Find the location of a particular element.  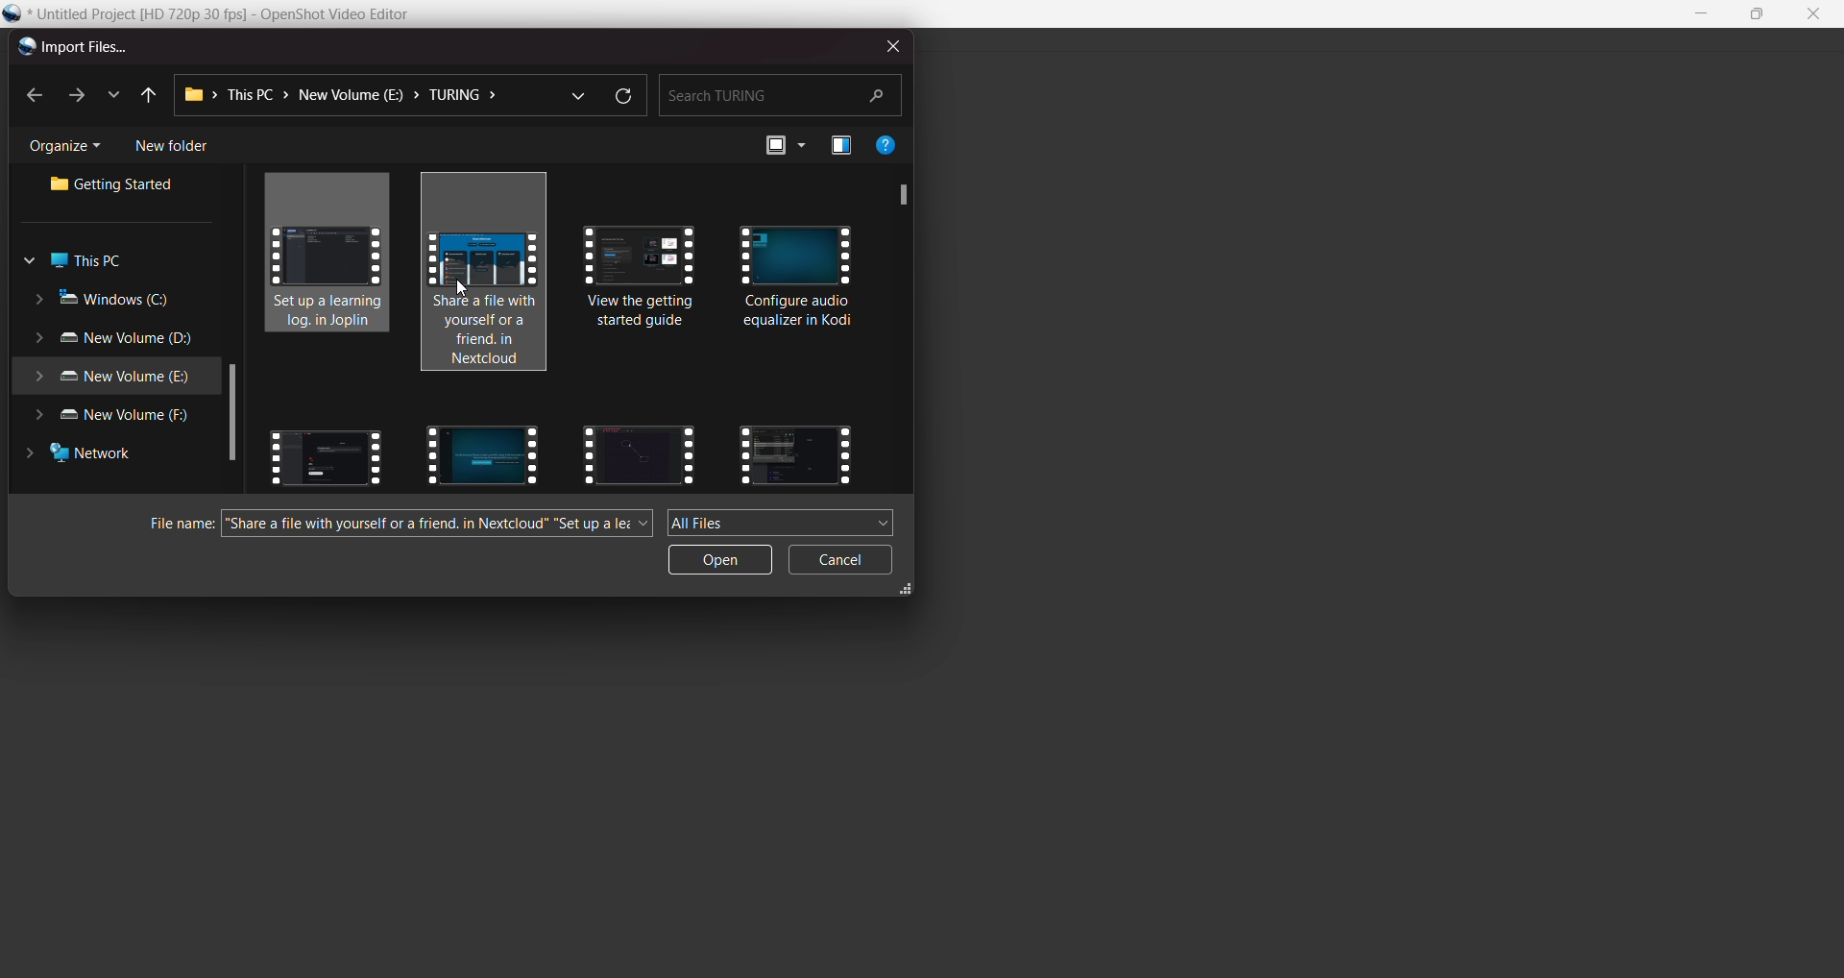

open is located at coordinates (720, 560).